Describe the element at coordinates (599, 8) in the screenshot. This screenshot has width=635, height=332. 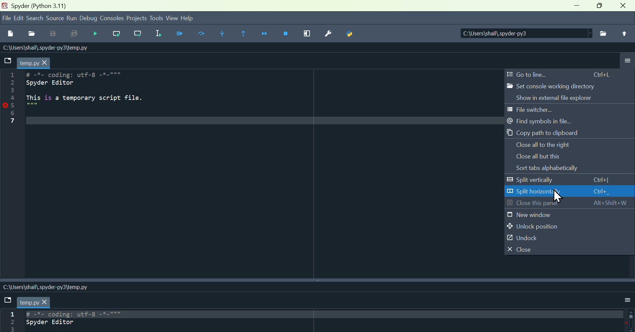
I see `Maximise` at that location.